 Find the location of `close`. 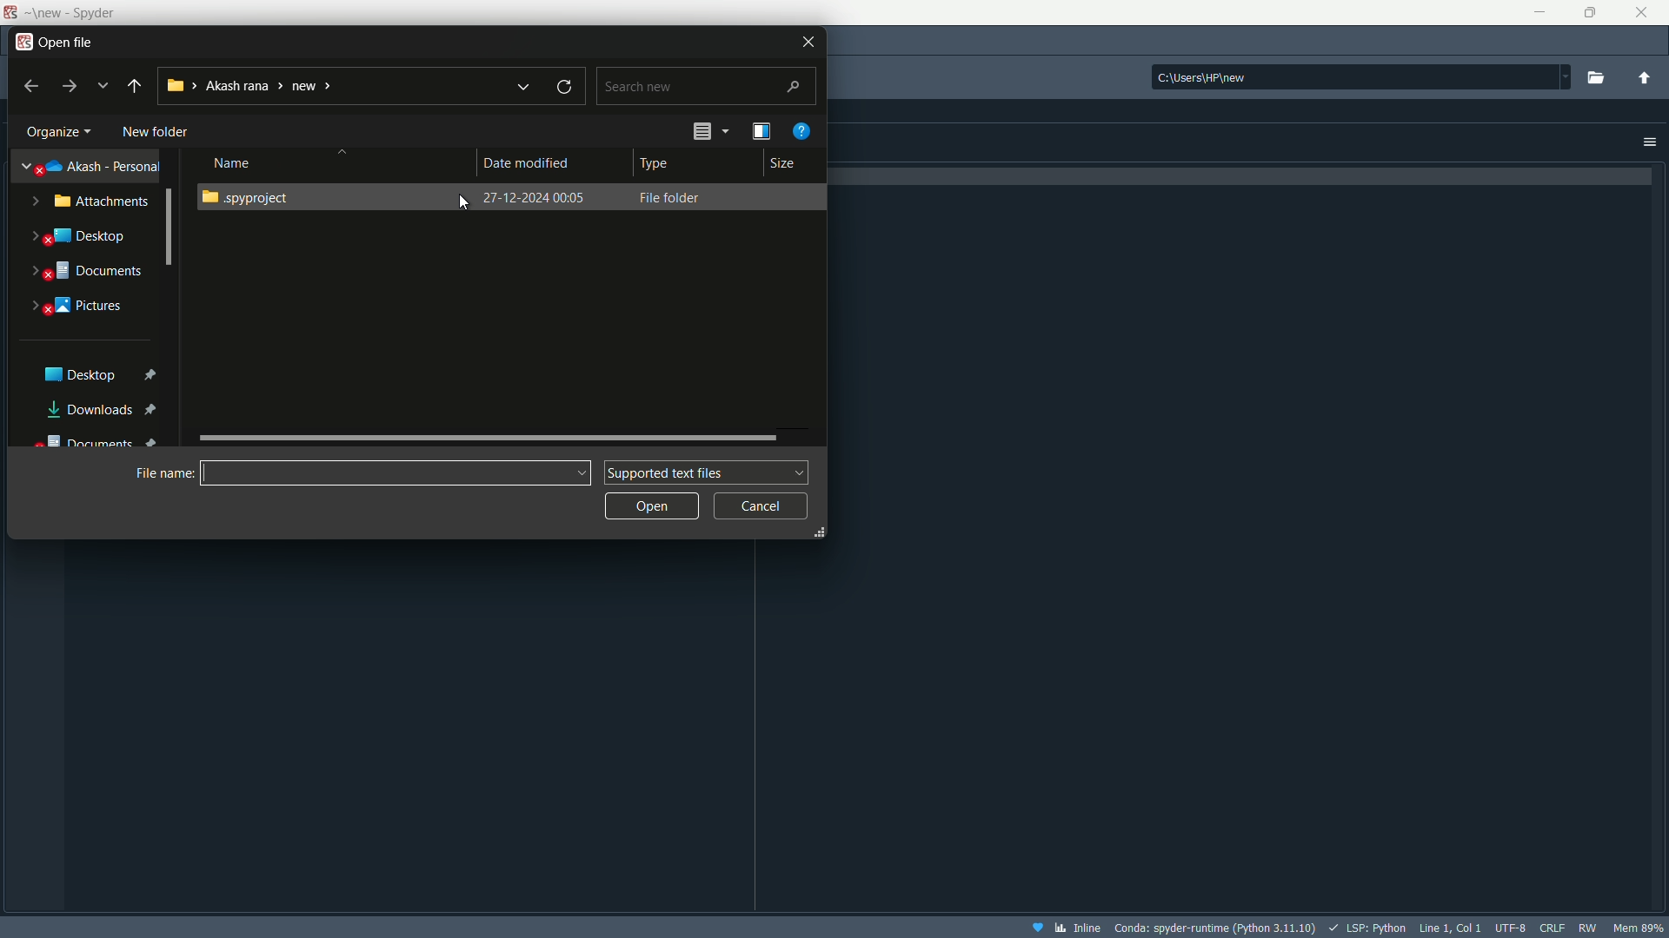

close is located at coordinates (1641, 13).